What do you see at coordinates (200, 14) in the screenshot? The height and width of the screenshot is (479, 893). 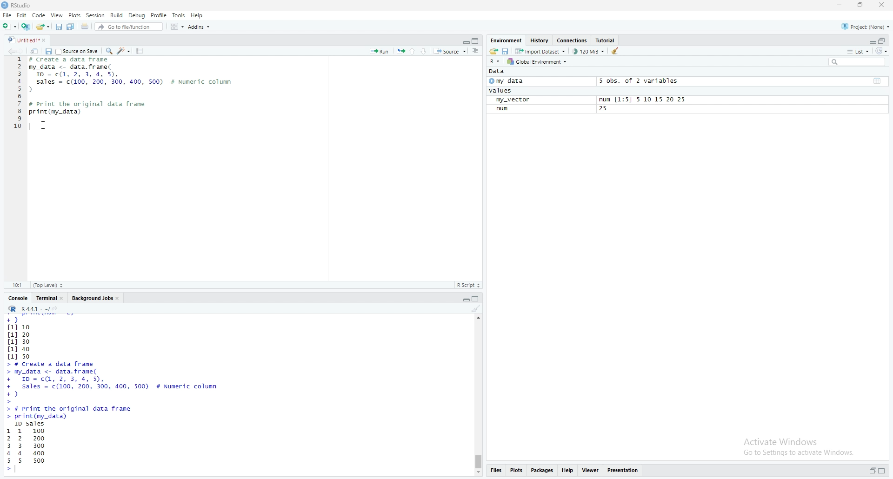 I see `Help` at bounding box center [200, 14].